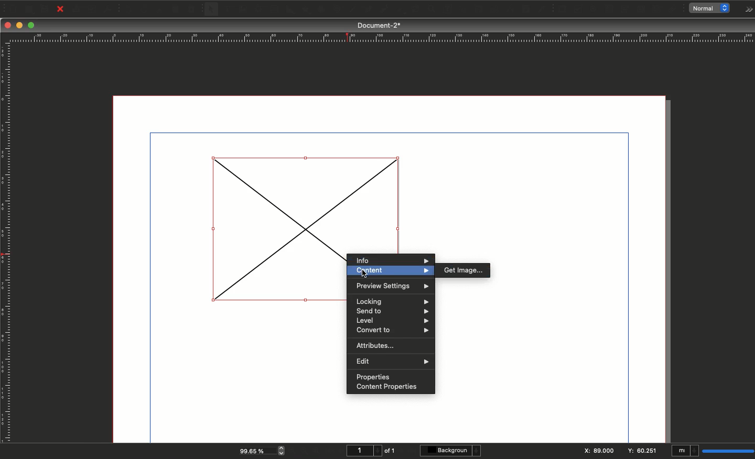 Image resolution: width=755 pixels, height=459 pixels. Describe the element at coordinates (417, 10) in the screenshot. I see `Zoom in or out` at that location.